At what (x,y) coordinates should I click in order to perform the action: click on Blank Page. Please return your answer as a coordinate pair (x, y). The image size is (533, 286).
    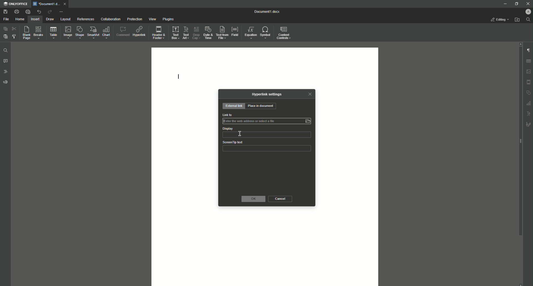
    Looking at the image, I should click on (26, 33).